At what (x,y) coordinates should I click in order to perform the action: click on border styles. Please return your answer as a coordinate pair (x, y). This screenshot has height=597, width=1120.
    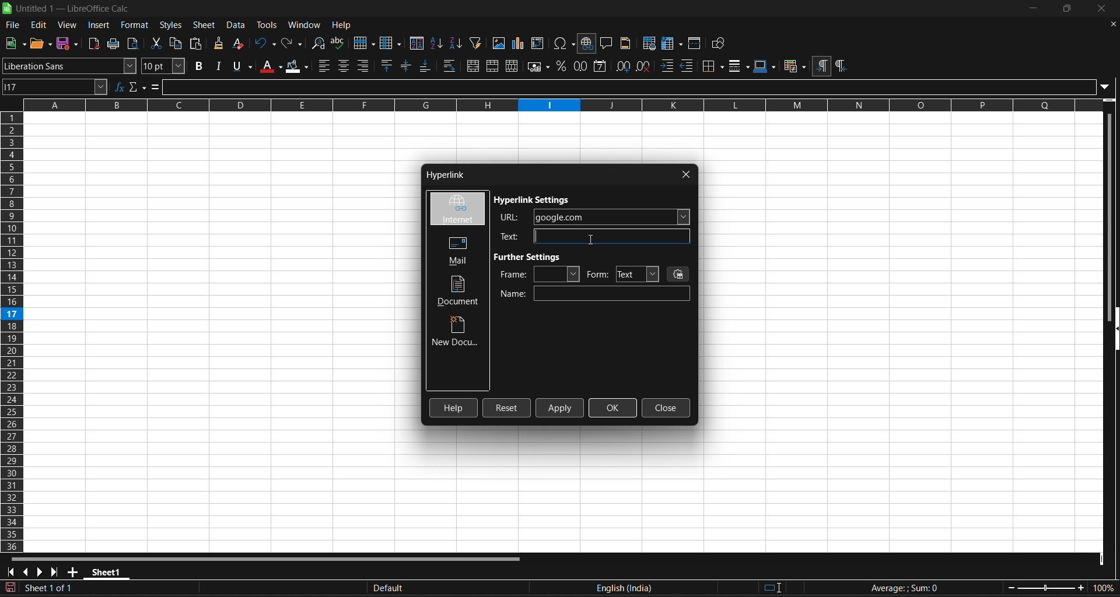
    Looking at the image, I should click on (739, 66).